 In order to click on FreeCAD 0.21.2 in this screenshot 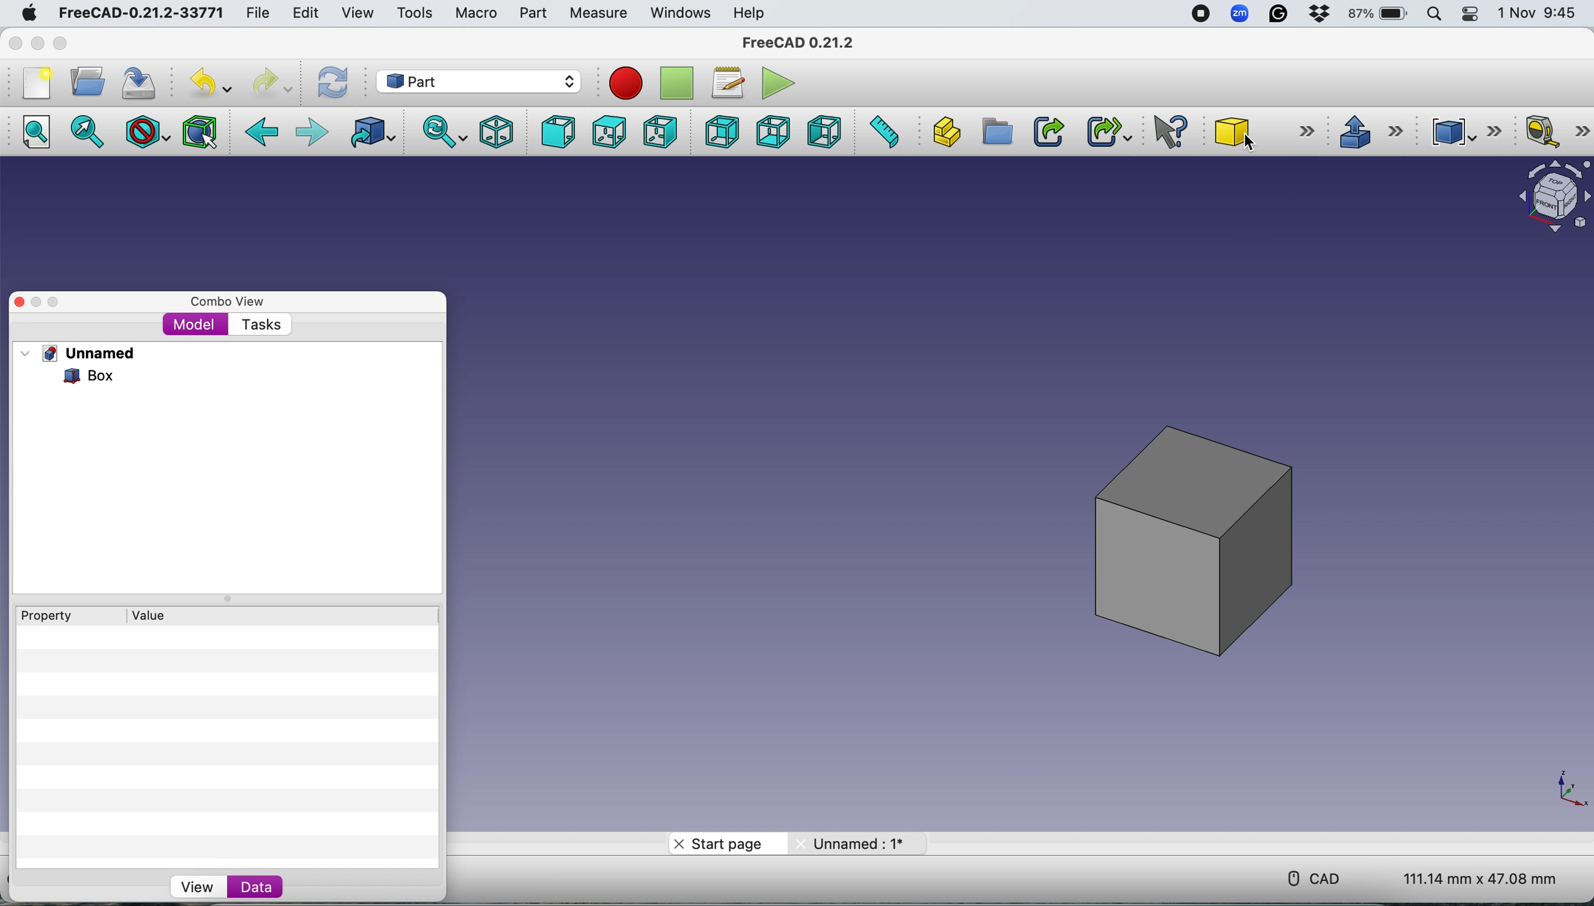, I will do `click(800, 44)`.